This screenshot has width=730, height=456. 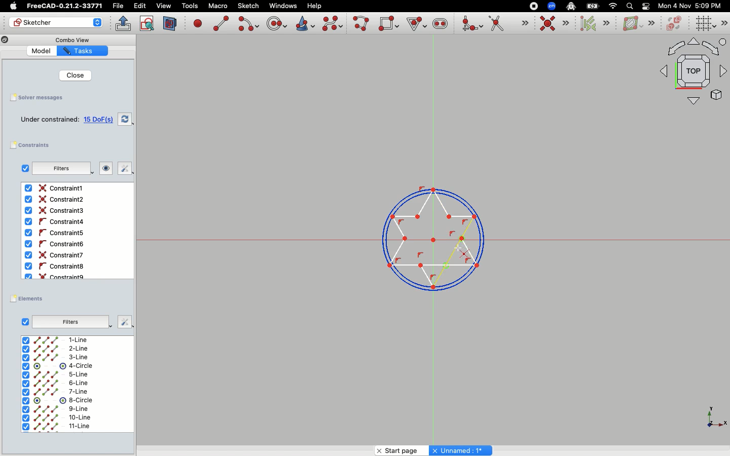 I want to click on 15 DoF(s), so click(x=66, y=120).